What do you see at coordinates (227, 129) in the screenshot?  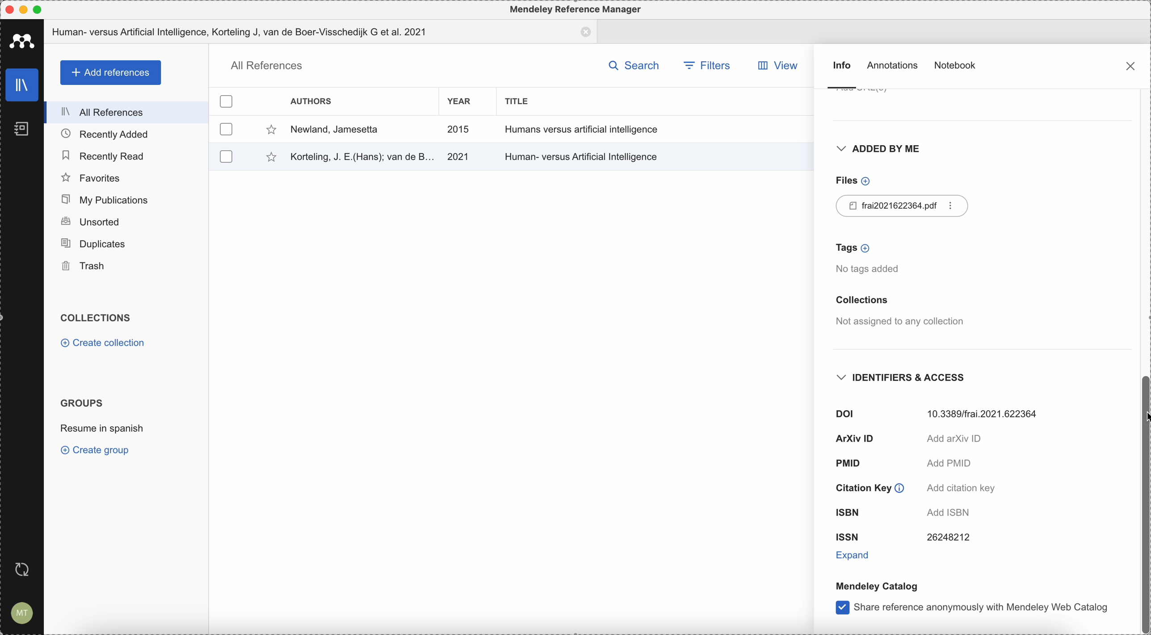 I see `checkbox` at bounding box center [227, 129].